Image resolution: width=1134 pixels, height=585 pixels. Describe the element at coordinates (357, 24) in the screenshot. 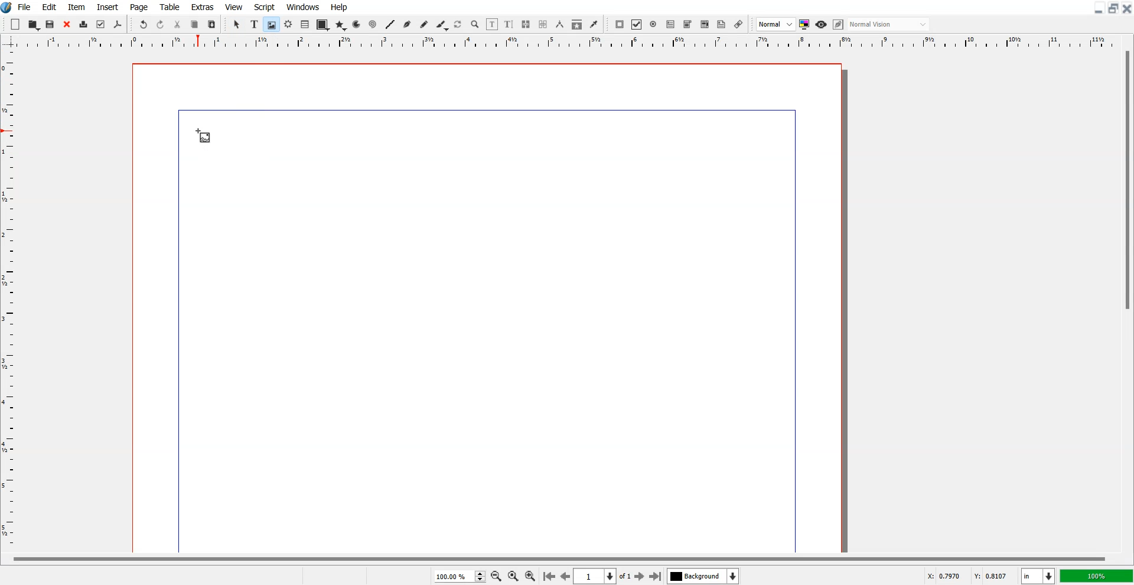

I see `Arc` at that location.